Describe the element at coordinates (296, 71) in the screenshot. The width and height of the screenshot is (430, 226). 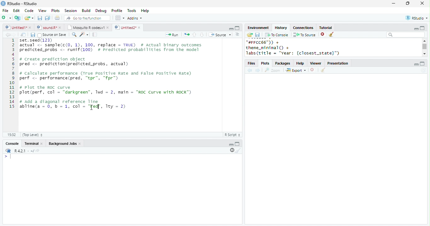
I see `Export` at that location.